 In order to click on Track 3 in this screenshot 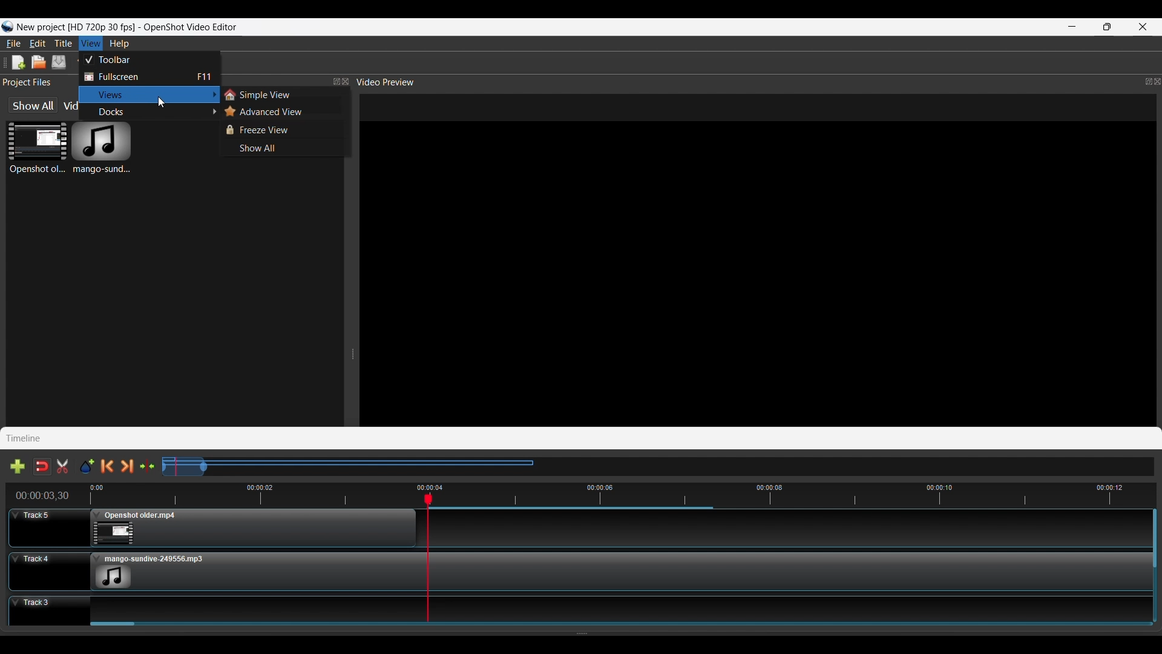, I will do `click(574, 607)`.